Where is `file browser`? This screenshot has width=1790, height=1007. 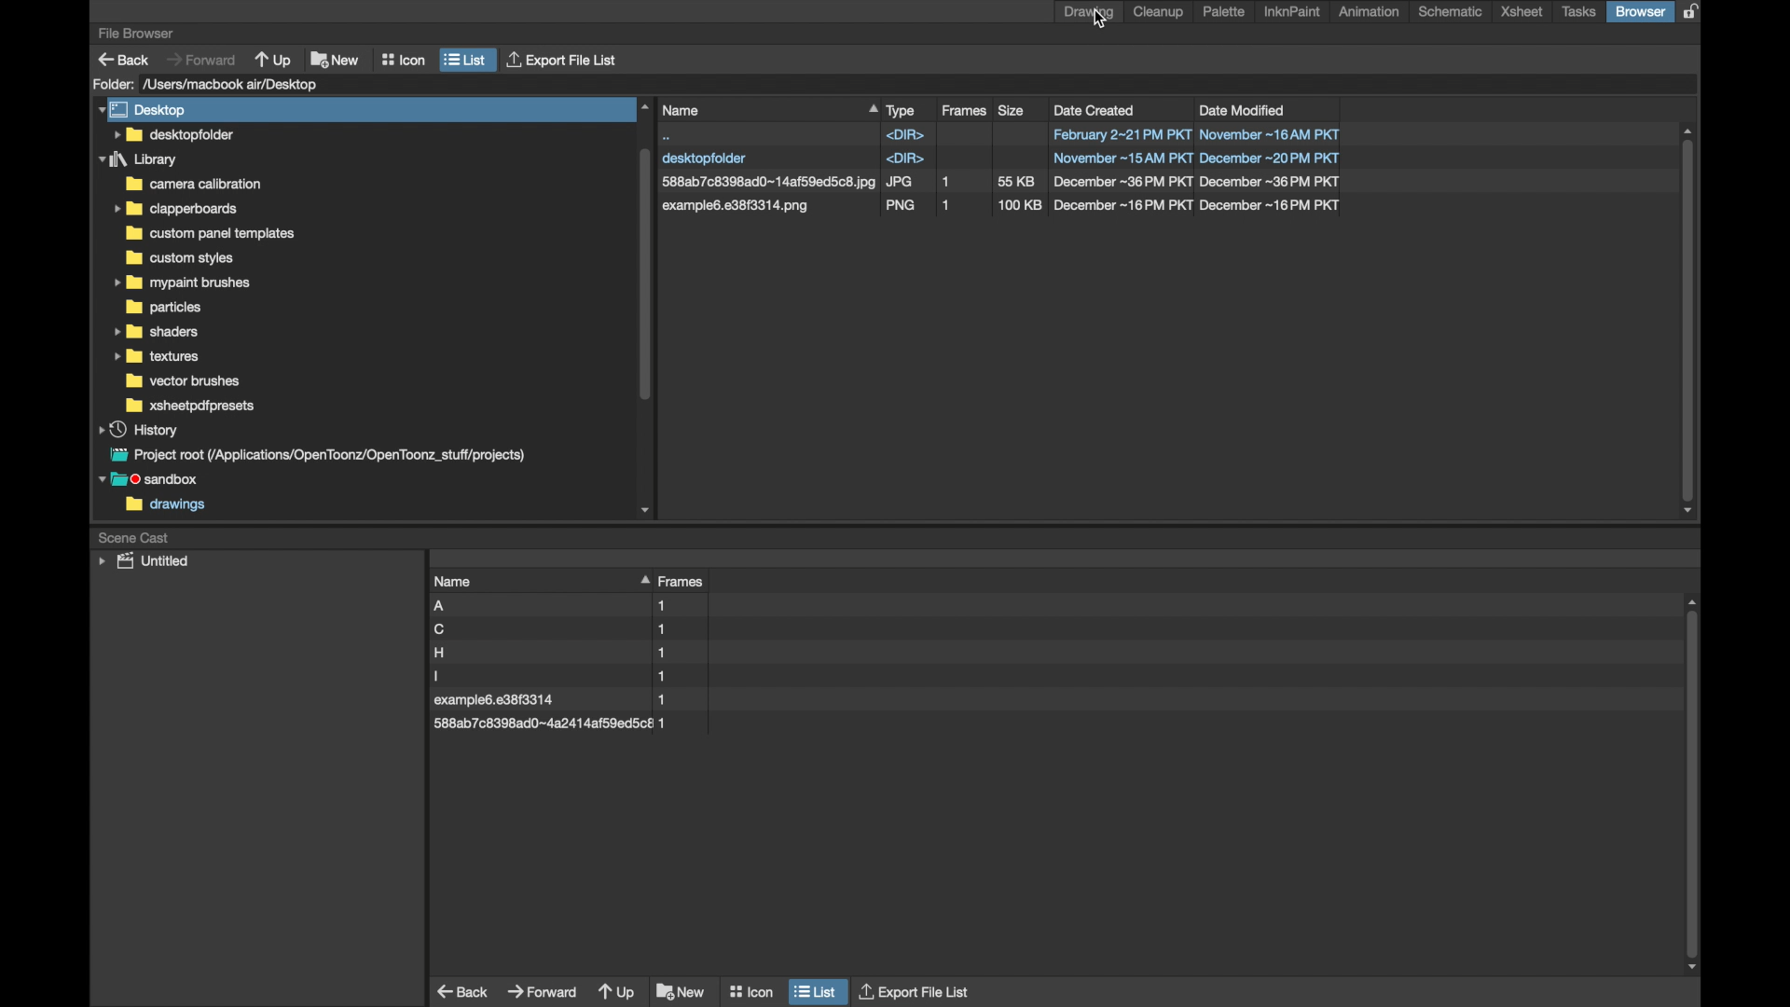 file browser is located at coordinates (135, 34).